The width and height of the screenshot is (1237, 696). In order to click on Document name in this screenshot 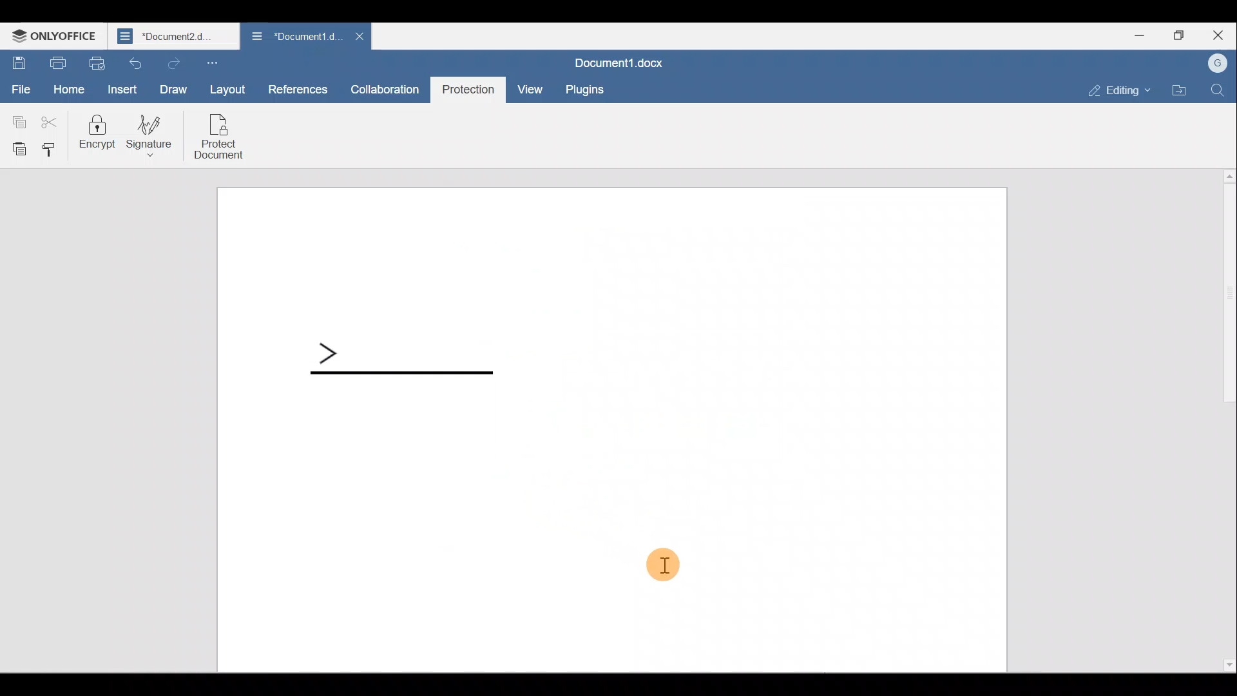, I will do `click(618, 61)`.